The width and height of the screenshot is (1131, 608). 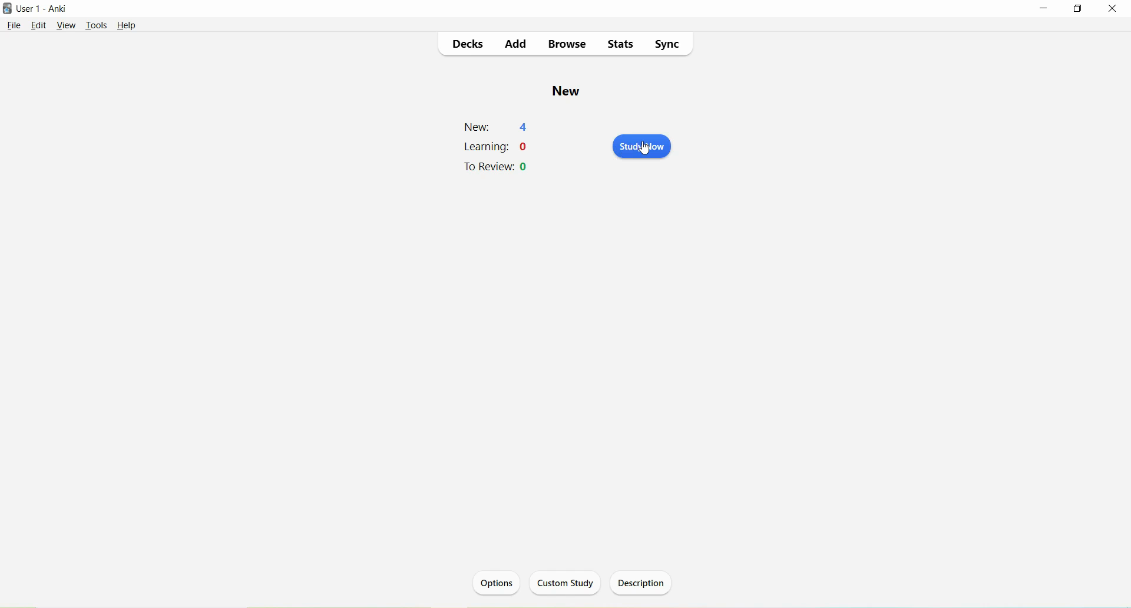 I want to click on Maximize, so click(x=1076, y=9).